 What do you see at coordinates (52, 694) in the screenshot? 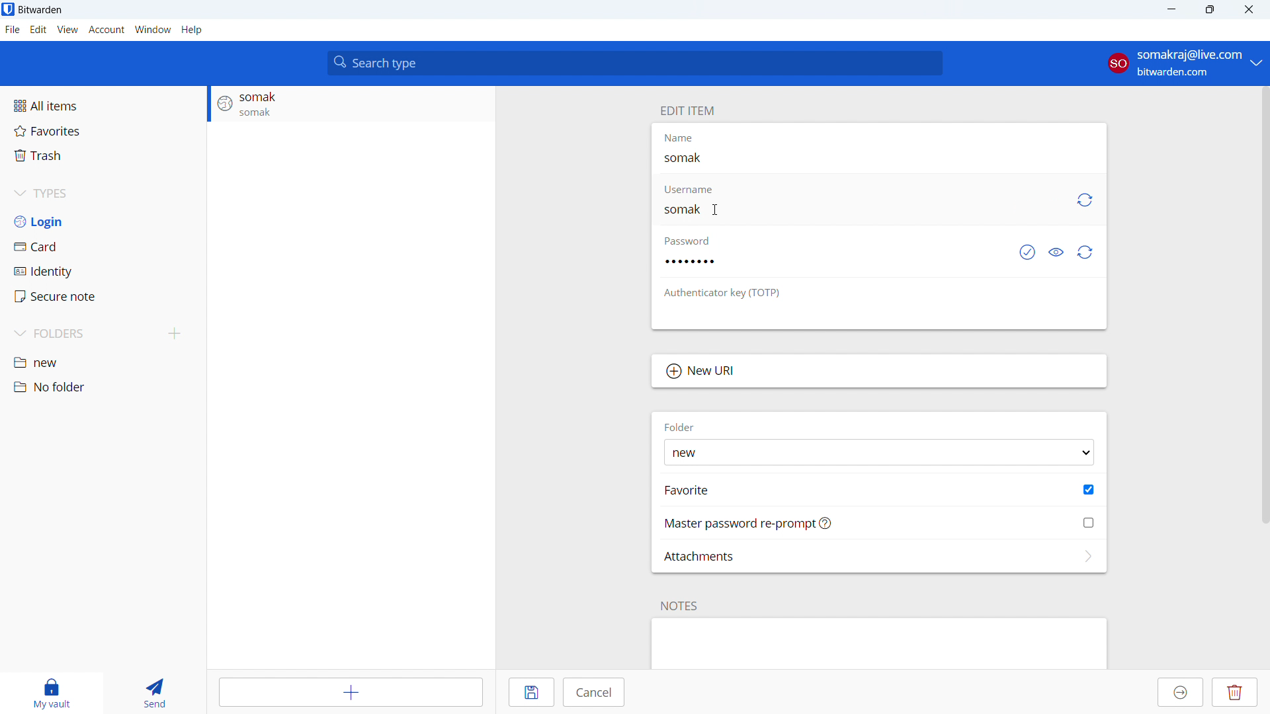
I see `my vault` at bounding box center [52, 694].